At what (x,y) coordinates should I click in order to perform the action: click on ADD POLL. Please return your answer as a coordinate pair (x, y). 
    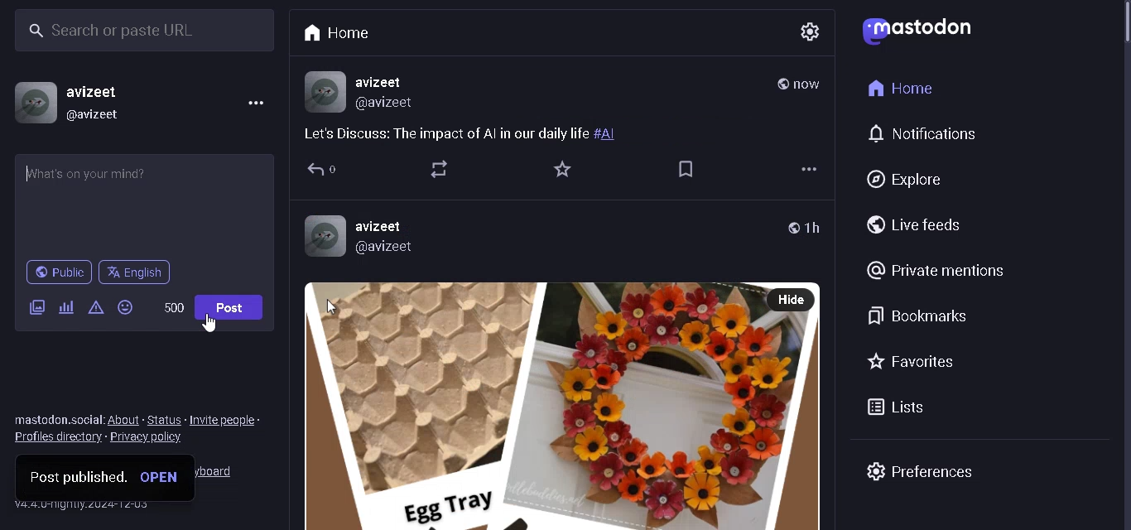
    Looking at the image, I should click on (65, 308).